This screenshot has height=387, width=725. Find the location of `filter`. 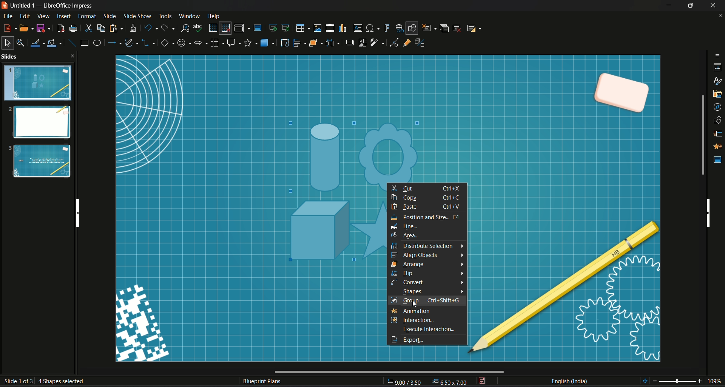

filter is located at coordinates (378, 43).